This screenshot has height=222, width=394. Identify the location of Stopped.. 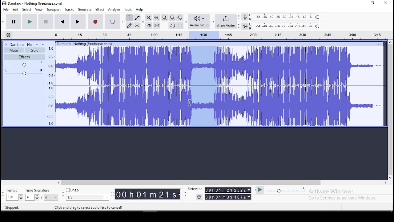
(12, 207).